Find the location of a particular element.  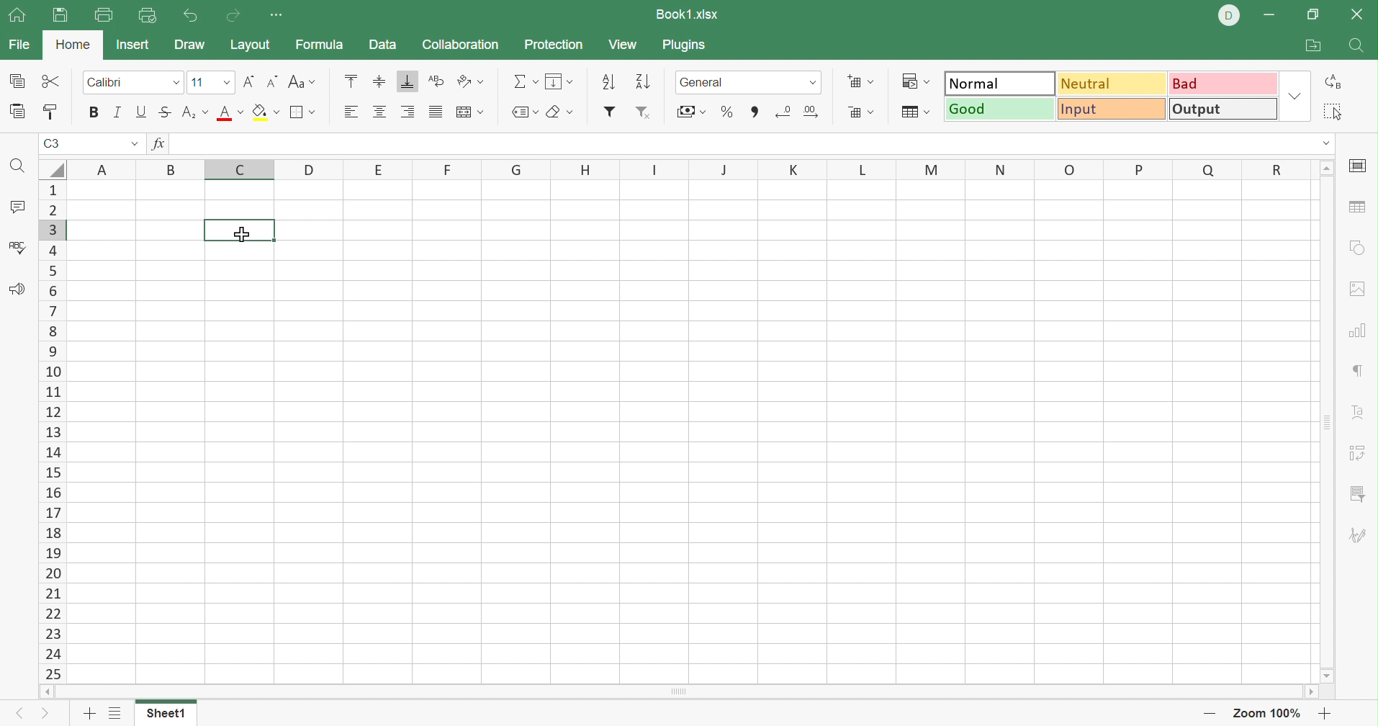

Scroll bar is located at coordinates (1324, 423).